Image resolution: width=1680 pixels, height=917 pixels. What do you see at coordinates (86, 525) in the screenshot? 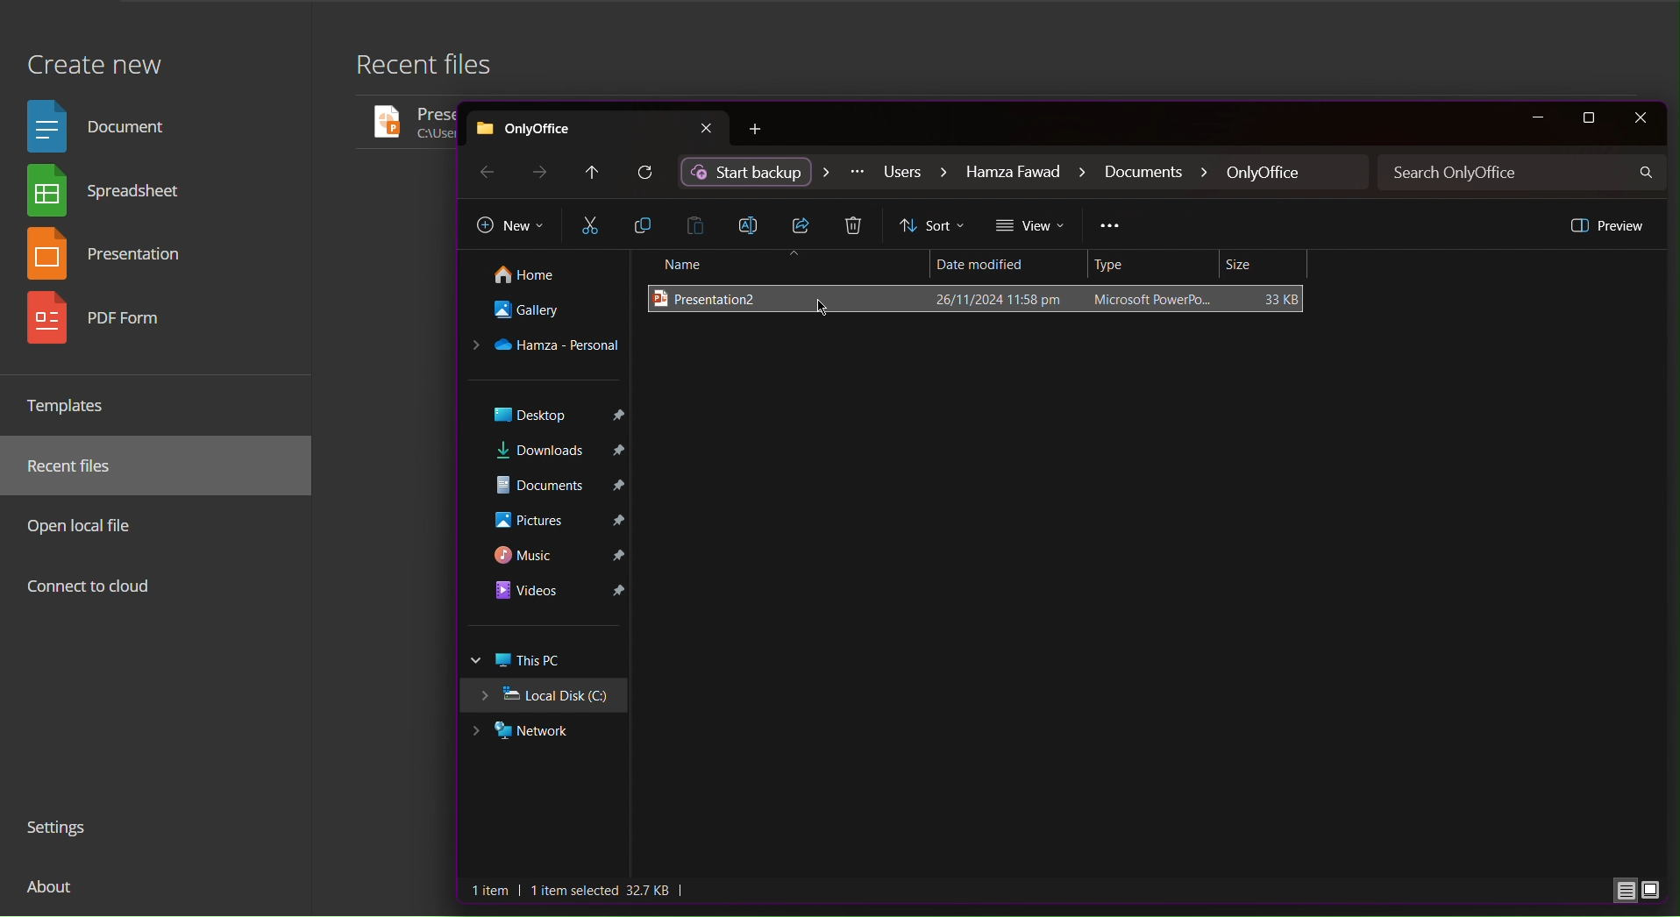
I see `Open Local File` at bounding box center [86, 525].